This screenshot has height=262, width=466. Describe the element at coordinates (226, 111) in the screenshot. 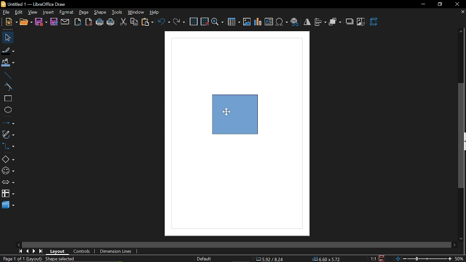

I see `Cursor` at that location.